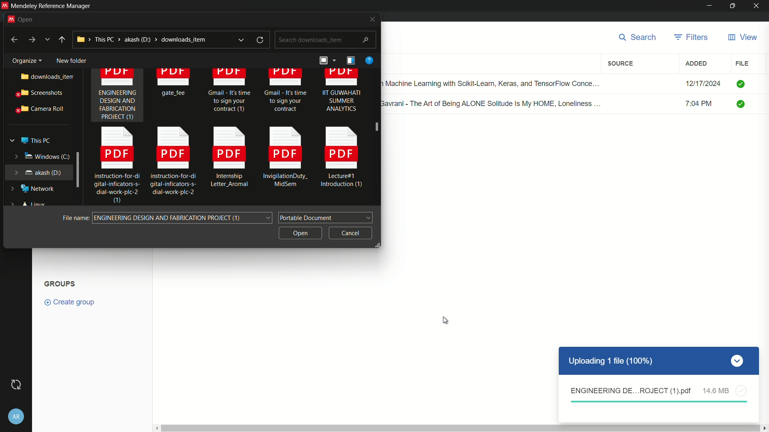 The width and height of the screenshot is (769, 432). I want to click on check, so click(742, 83).